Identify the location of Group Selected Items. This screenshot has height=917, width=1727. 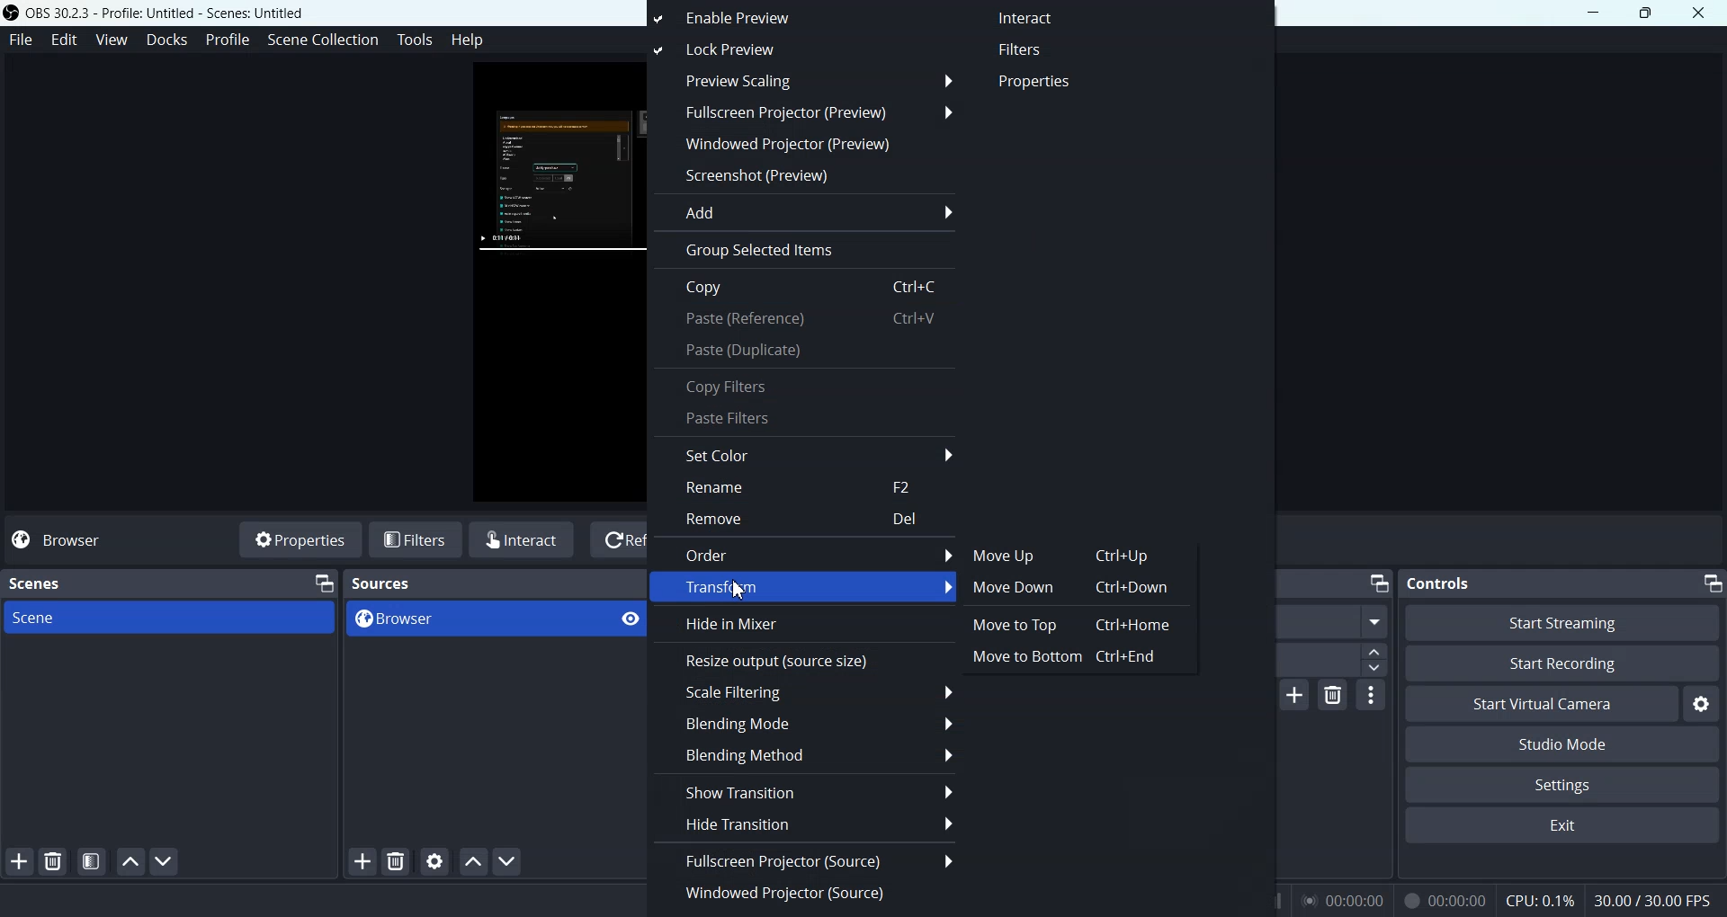
(802, 251).